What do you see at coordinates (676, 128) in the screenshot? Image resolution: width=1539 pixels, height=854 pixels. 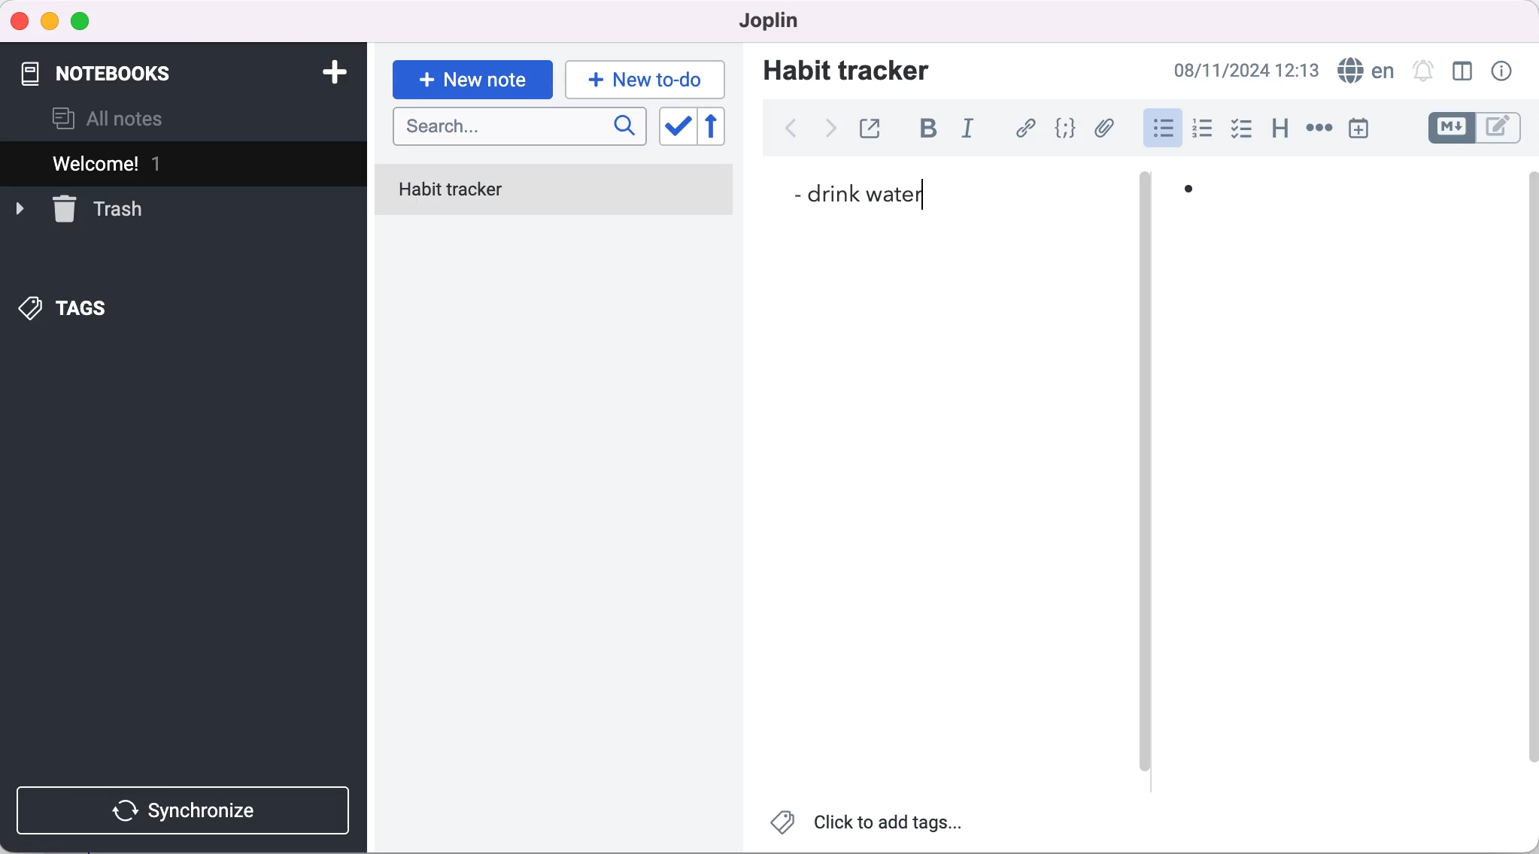 I see `toggle sort order field` at bounding box center [676, 128].